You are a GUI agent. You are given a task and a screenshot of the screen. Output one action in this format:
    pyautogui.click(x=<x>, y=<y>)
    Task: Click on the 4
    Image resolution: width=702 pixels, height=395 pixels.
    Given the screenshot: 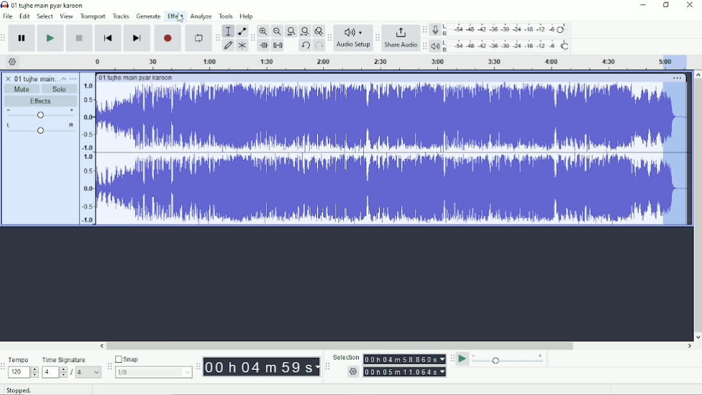 What is the action you would take?
    pyautogui.click(x=54, y=373)
    